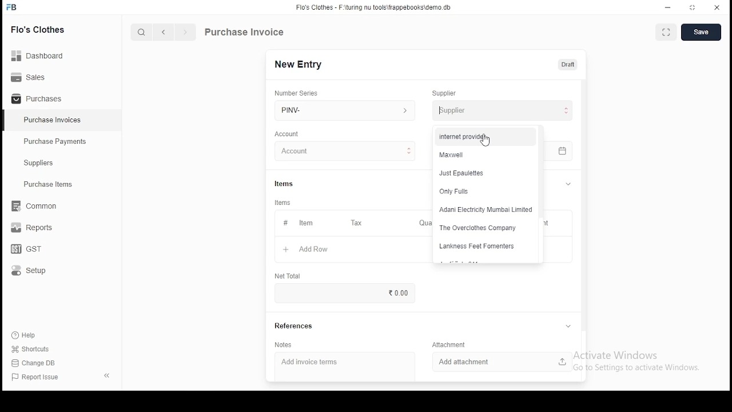 This screenshot has height=412, width=732. What do you see at coordinates (356, 223) in the screenshot?
I see `tax` at bounding box center [356, 223].